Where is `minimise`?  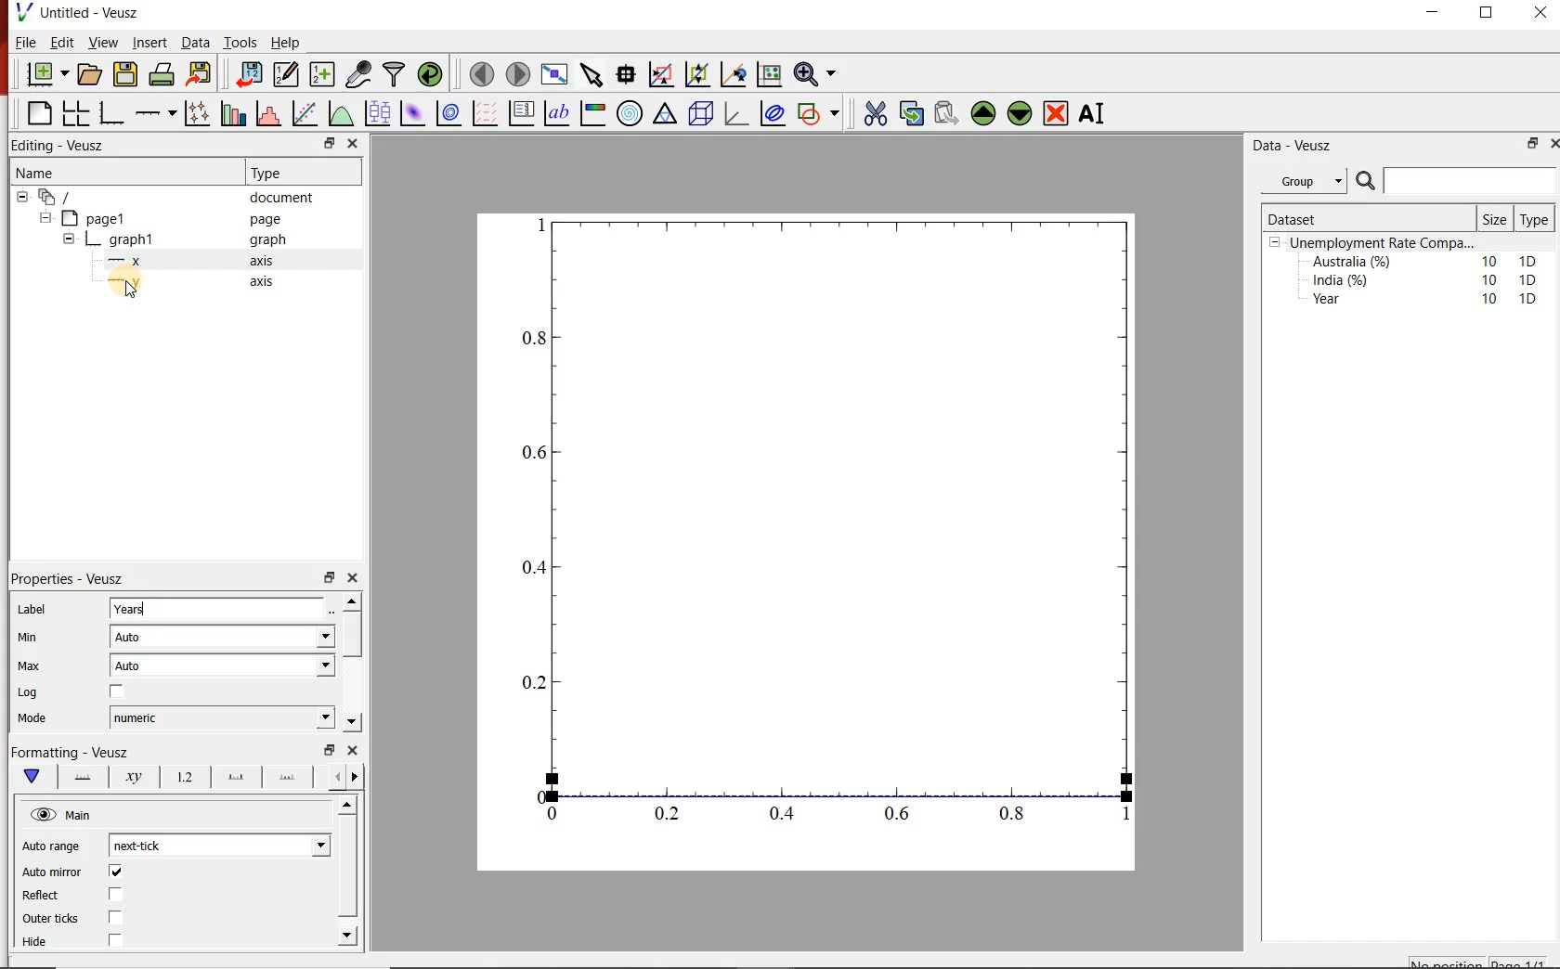 minimise is located at coordinates (331, 143).